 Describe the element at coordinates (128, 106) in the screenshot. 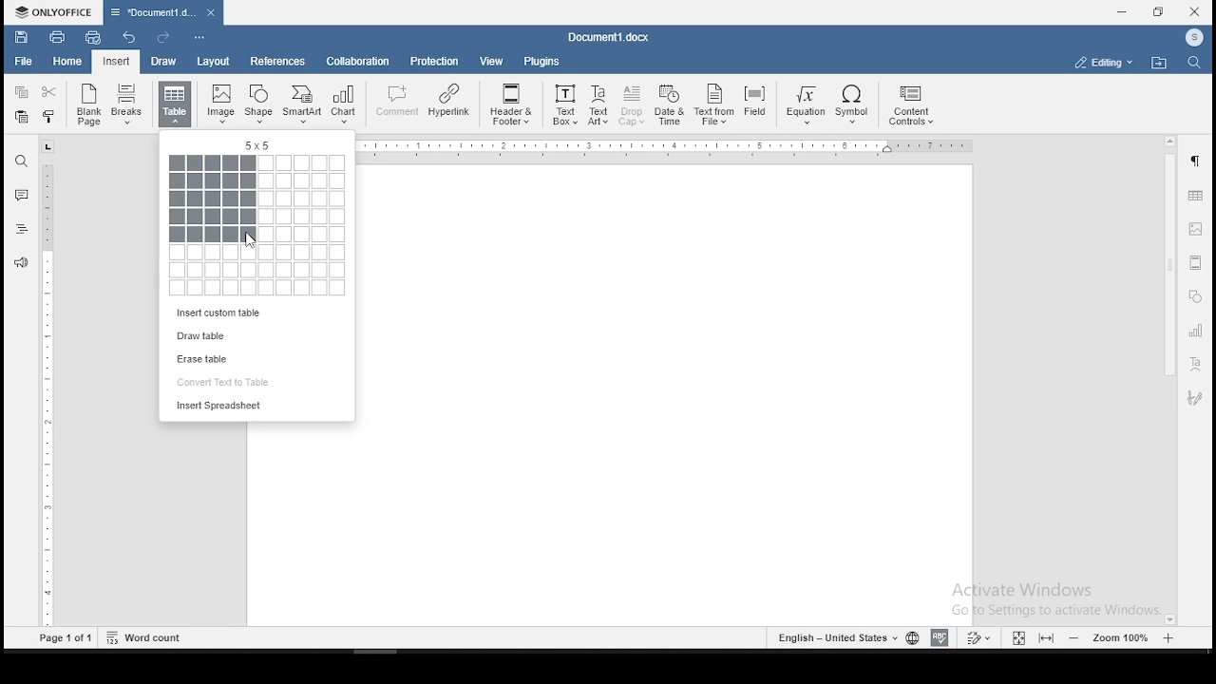

I see `Breaks` at that location.